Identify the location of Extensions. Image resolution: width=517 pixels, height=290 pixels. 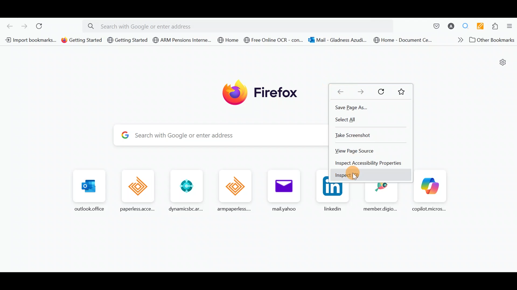
(497, 27).